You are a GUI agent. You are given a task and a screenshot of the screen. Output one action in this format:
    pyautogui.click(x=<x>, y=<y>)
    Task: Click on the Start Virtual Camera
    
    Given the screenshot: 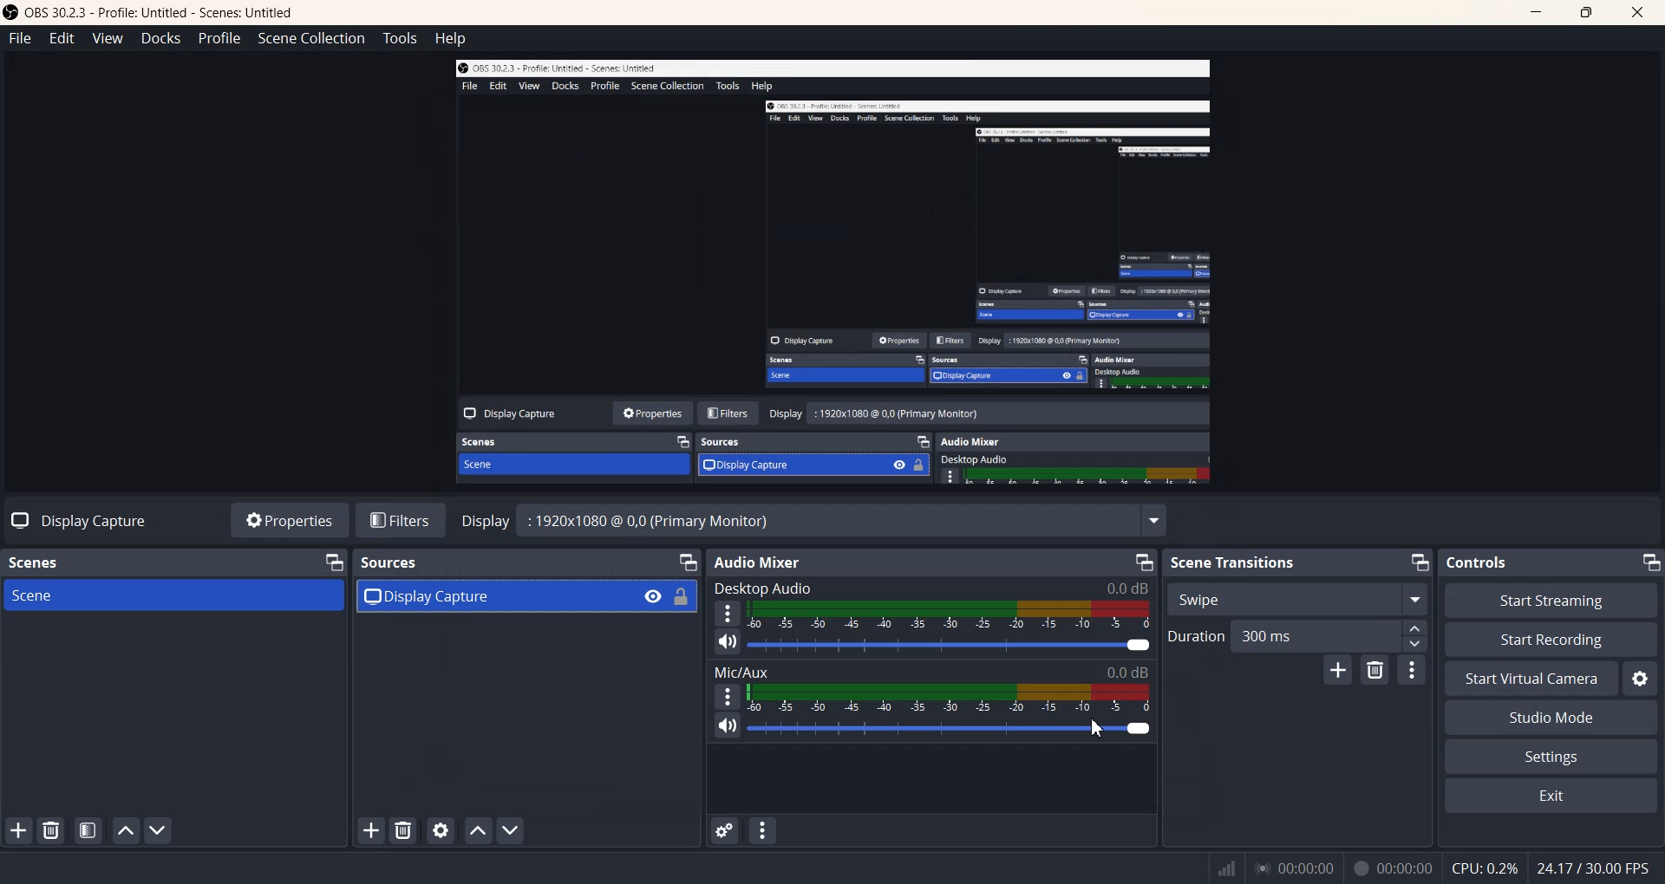 What is the action you would take?
    pyautogui.click(x=1531, y=679)
    